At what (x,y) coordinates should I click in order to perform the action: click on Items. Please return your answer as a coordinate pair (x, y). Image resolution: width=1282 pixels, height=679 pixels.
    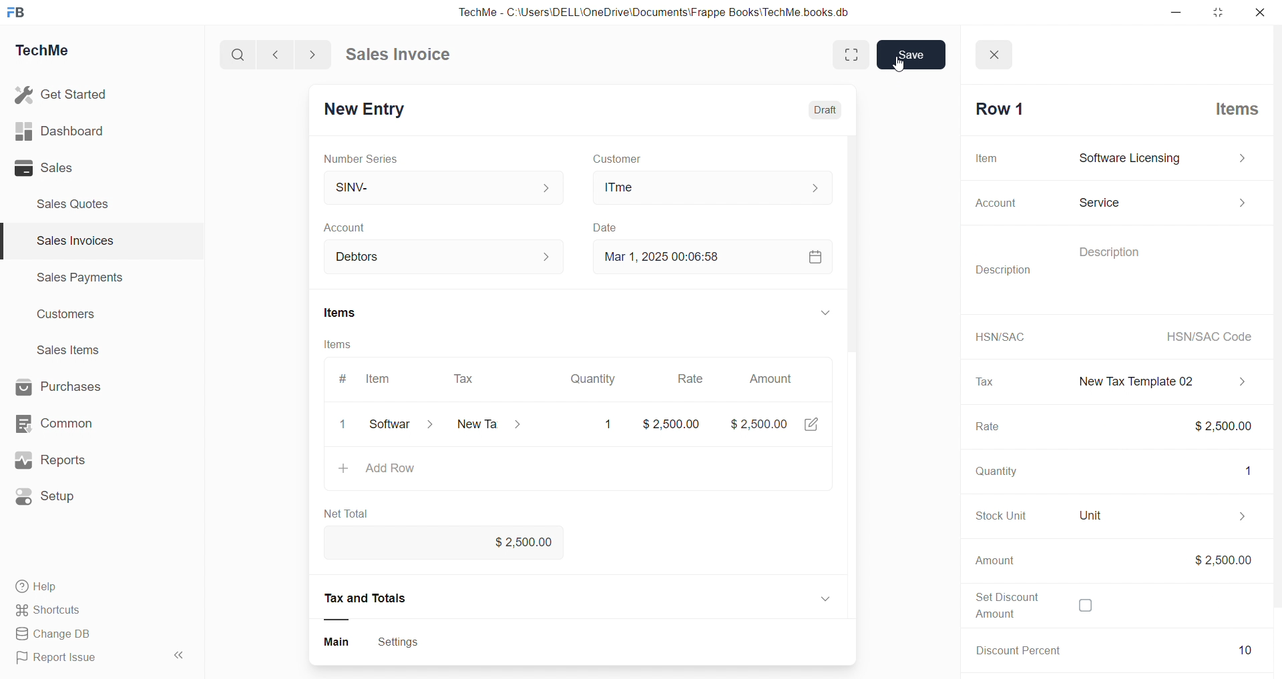
    Looking at the image, I should click on (347, 310).